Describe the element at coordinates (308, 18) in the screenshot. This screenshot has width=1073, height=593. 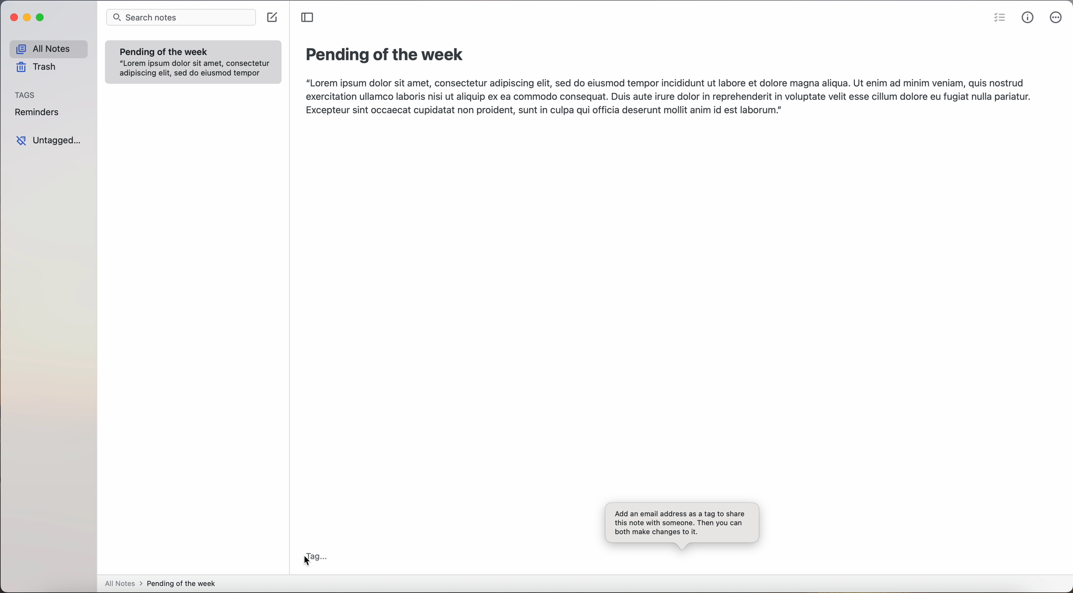
I see `toggle sidebar` at that location.